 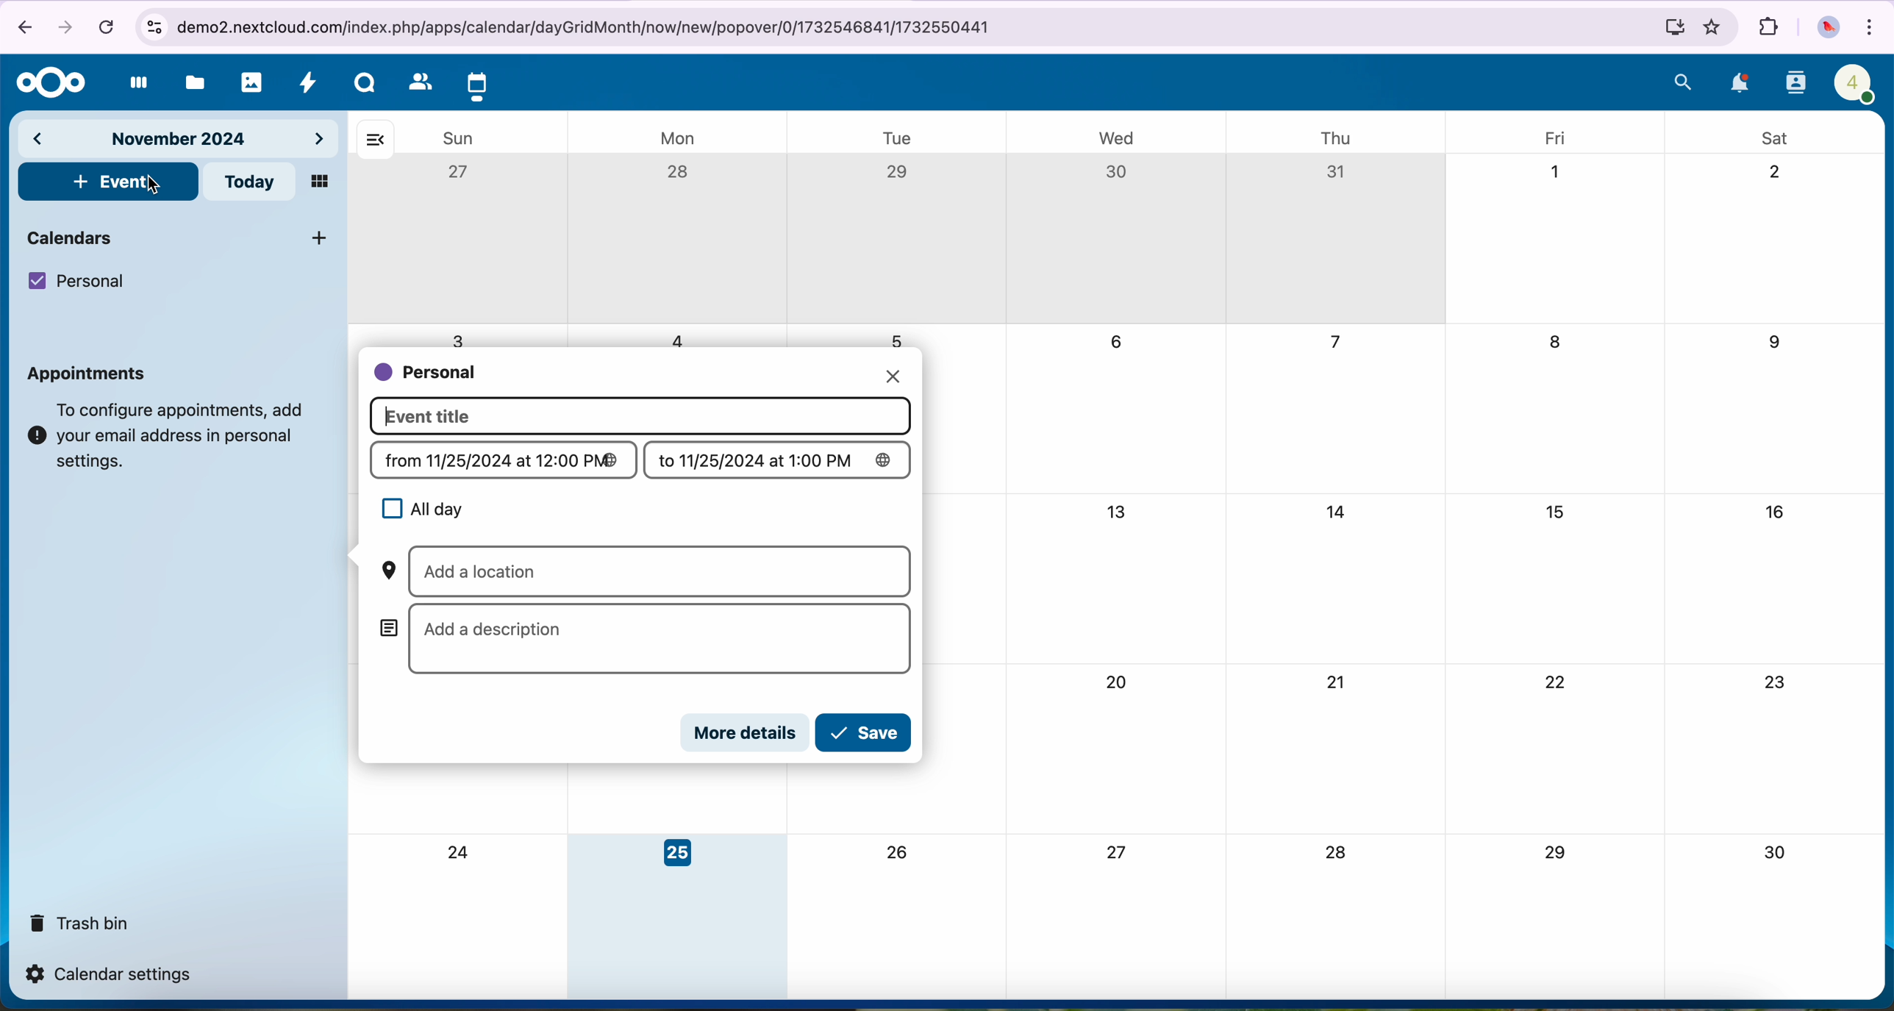 I want to click on add a description, so click(x=646, y=640).